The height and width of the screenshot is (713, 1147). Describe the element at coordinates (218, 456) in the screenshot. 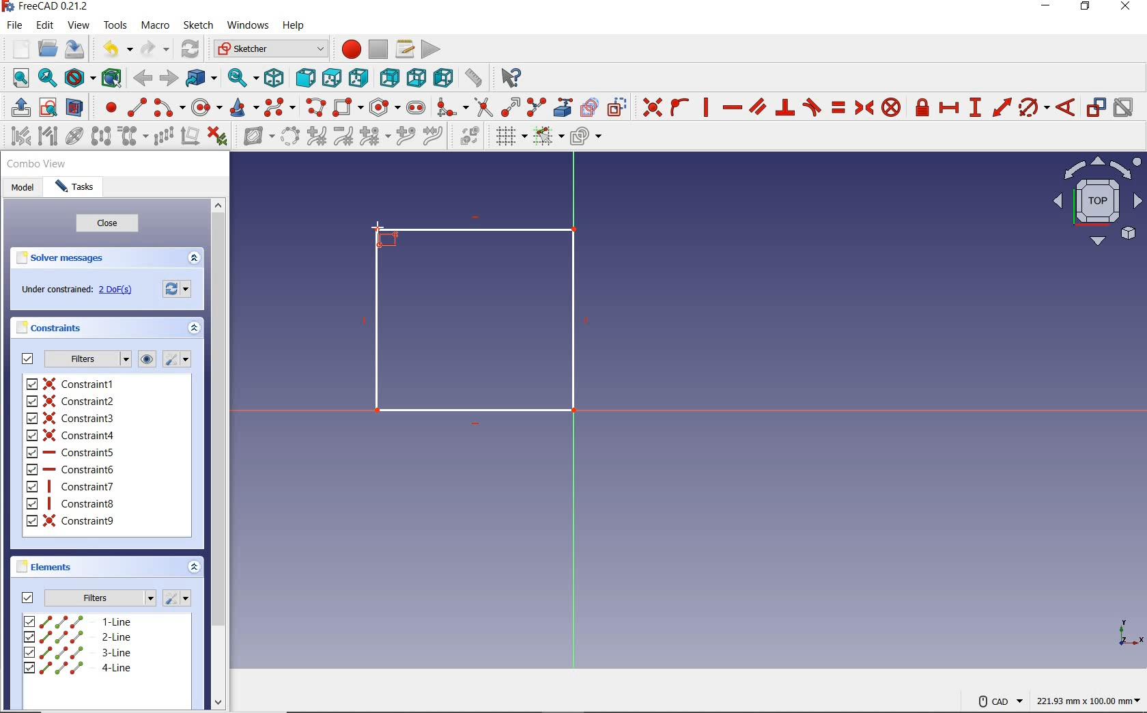

I see `scrollbar` at that location.